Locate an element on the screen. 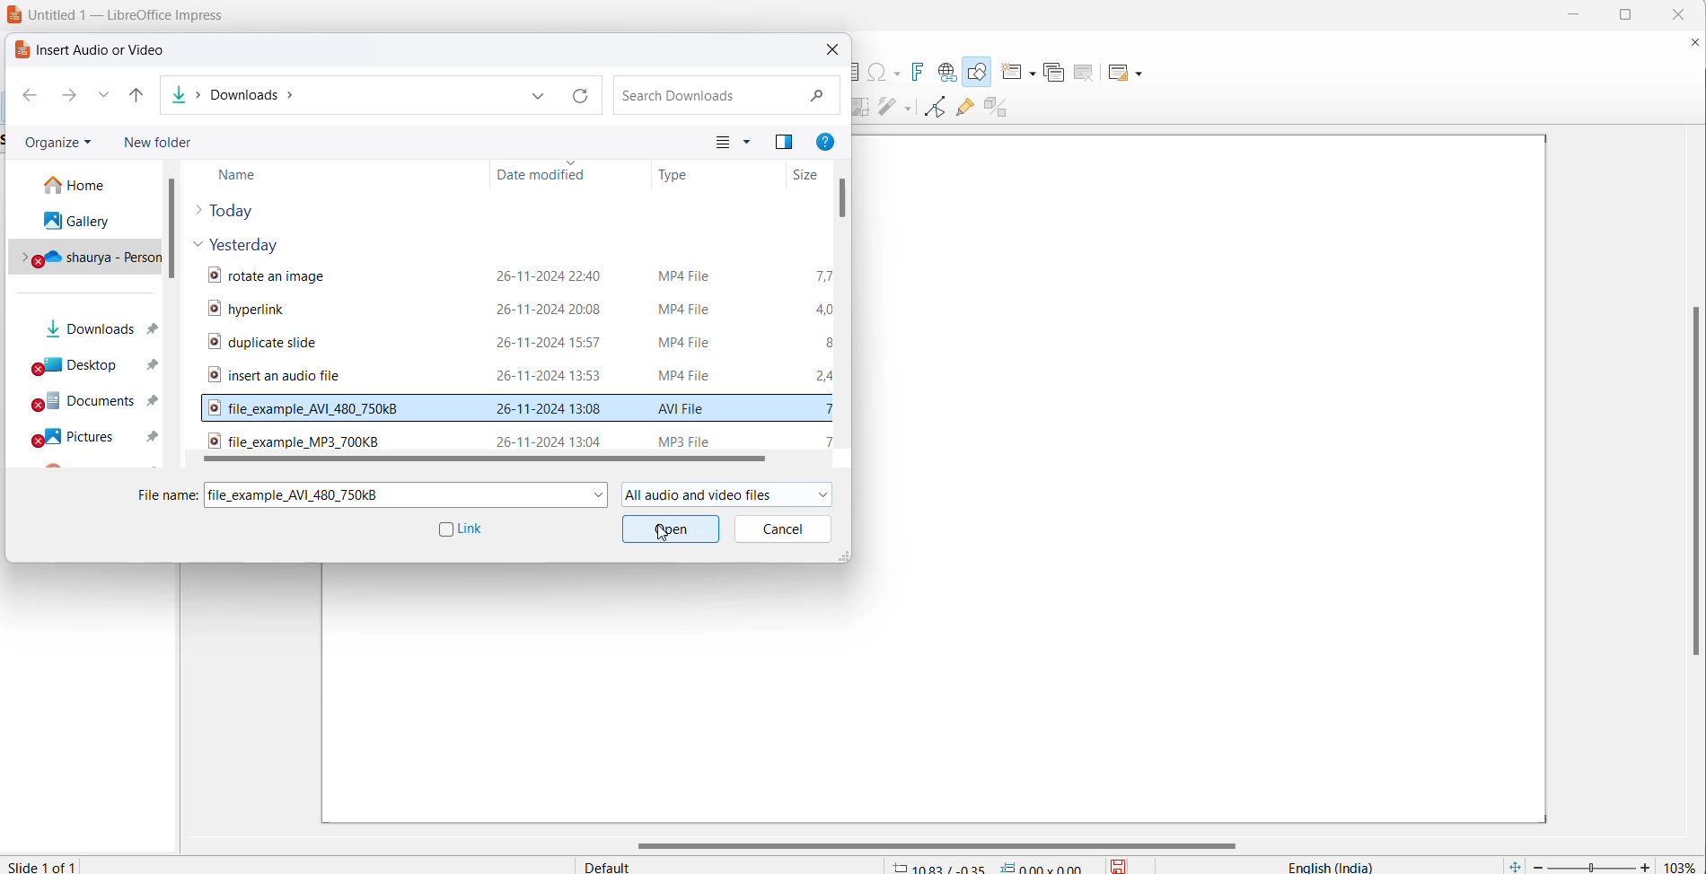 The height and width of the screenshot is (874, 1706). slide master type is located at coordinates (734, 864).